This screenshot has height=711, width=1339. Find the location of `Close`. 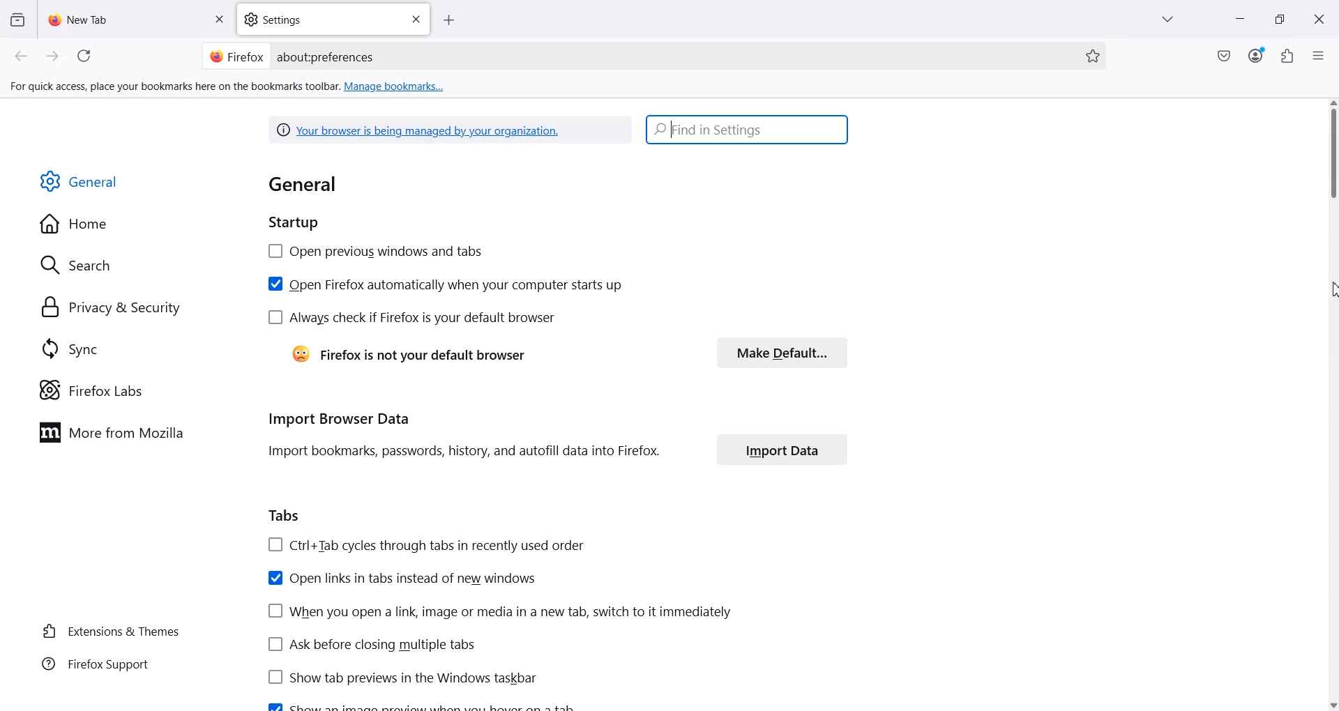

Close is located at coordinates (1319, 20).